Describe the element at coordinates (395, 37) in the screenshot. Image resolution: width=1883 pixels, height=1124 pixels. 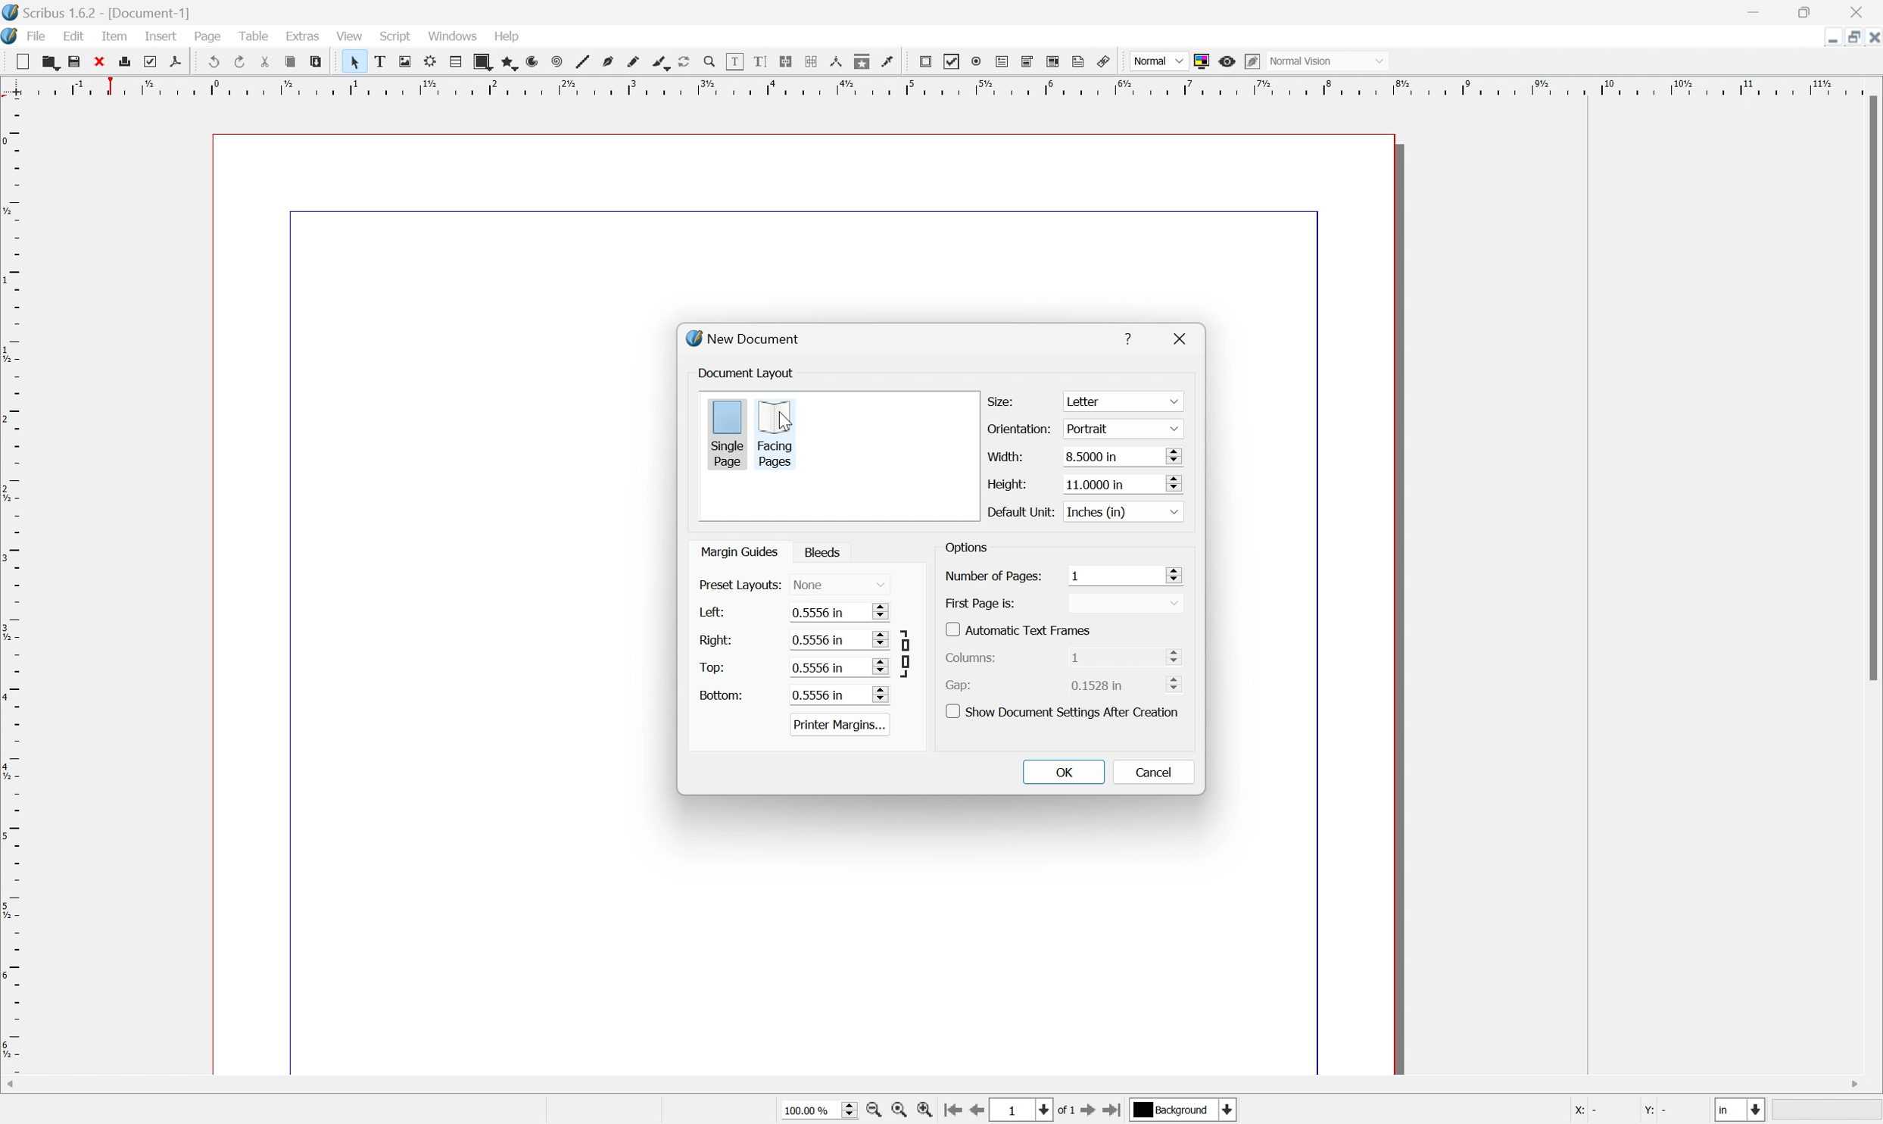
I see `Script` at that location.